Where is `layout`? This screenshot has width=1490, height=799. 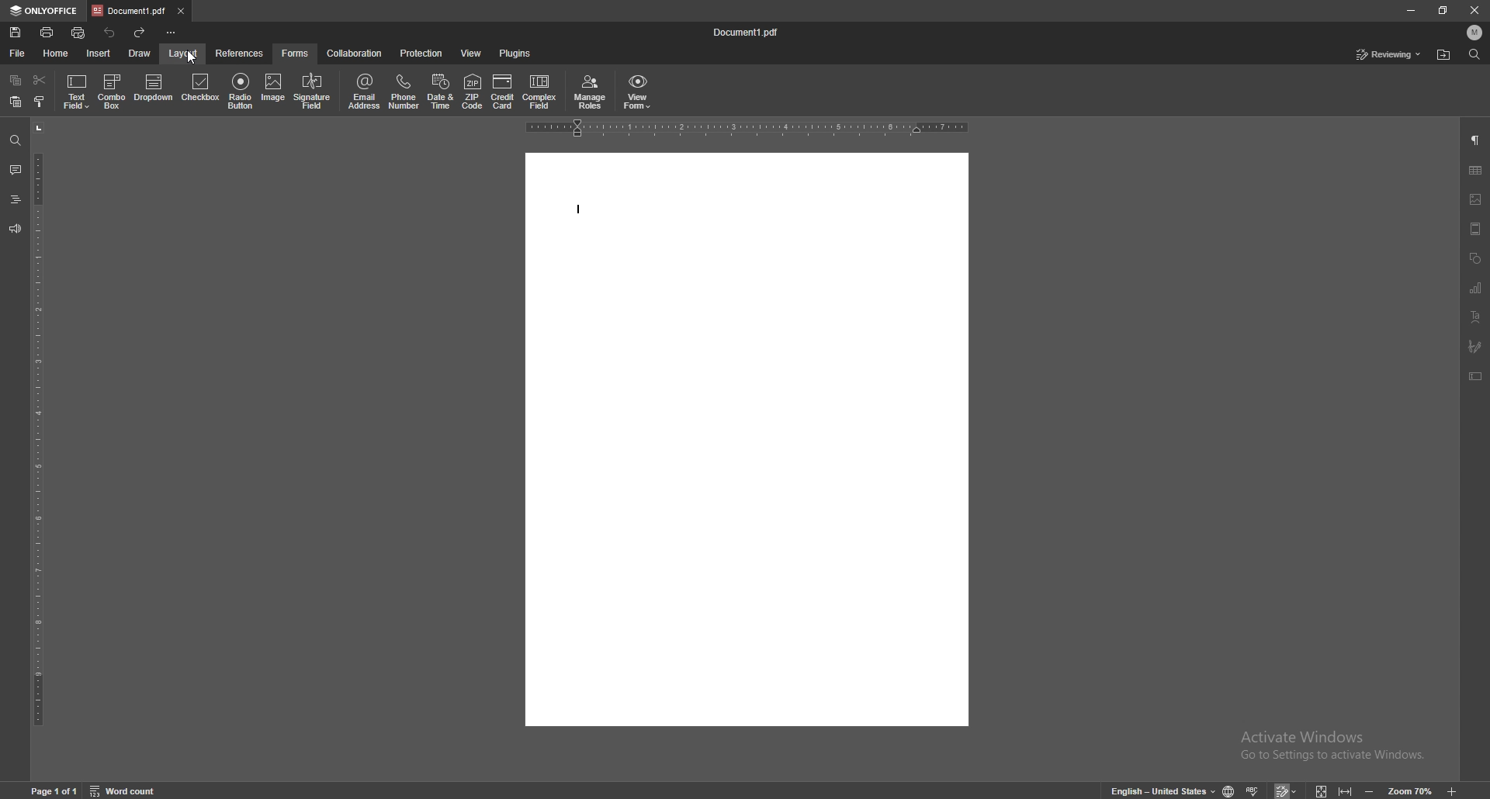
layout is located at coordinates (185, 52).